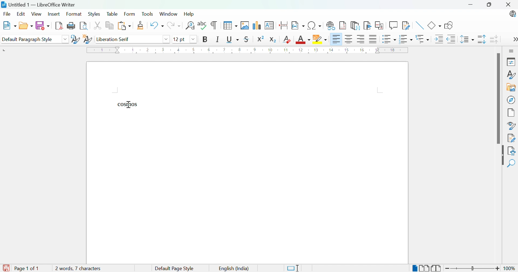 The width and height of the screenshot is (518, 272). Describe the element at coordinates (38, 4) in the screenshot. I see `Untitled 1 - LibreOffice Writer` at that location.